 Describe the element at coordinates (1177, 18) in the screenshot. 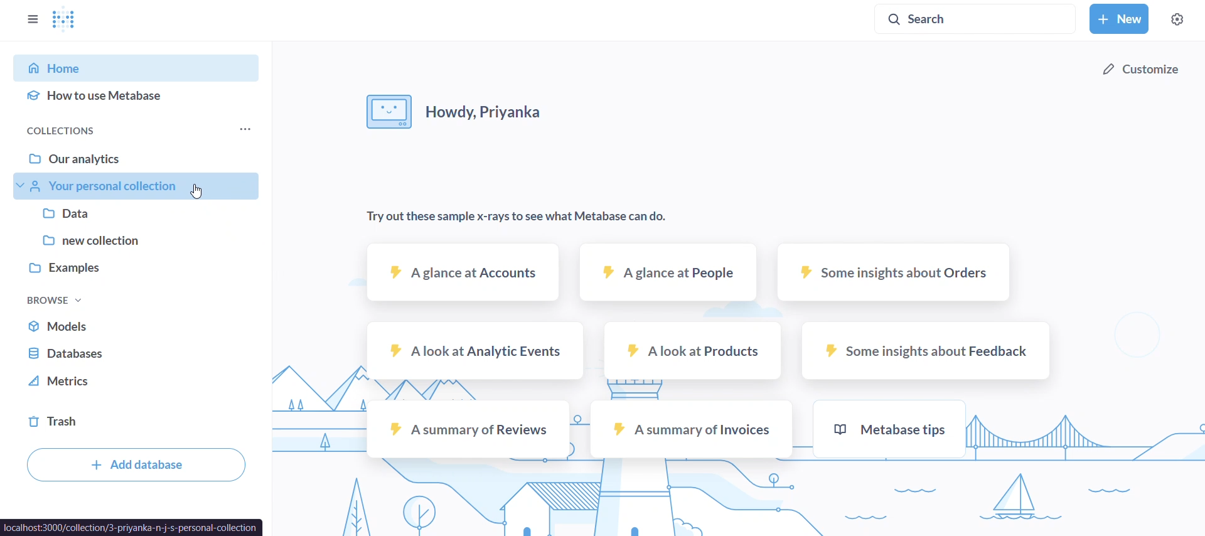

I see `settings` at that location.